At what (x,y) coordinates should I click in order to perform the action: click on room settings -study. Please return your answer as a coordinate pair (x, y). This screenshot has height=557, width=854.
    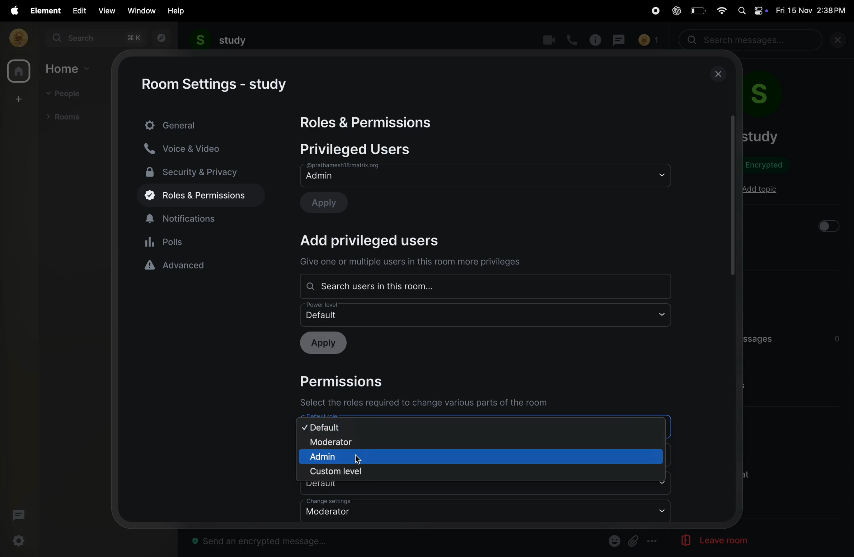
    Looking at the image, I should click on (216, 85).